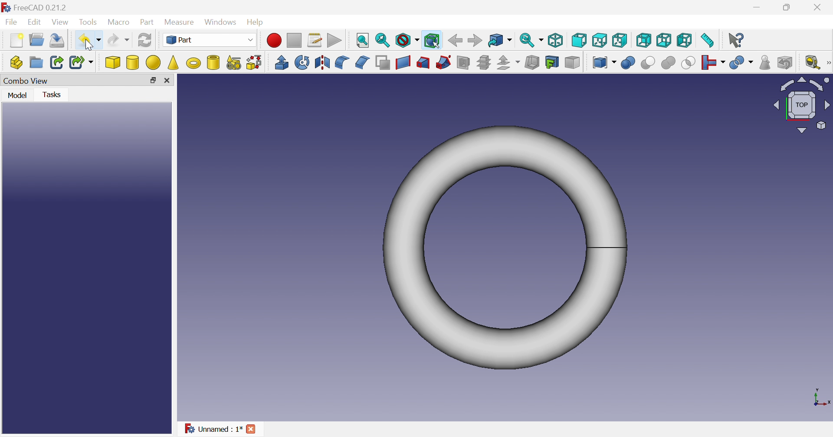 The image size is (833, 437). Describe the element at coordinates (455, 40) in the screenshot. I see `Back` at that location.